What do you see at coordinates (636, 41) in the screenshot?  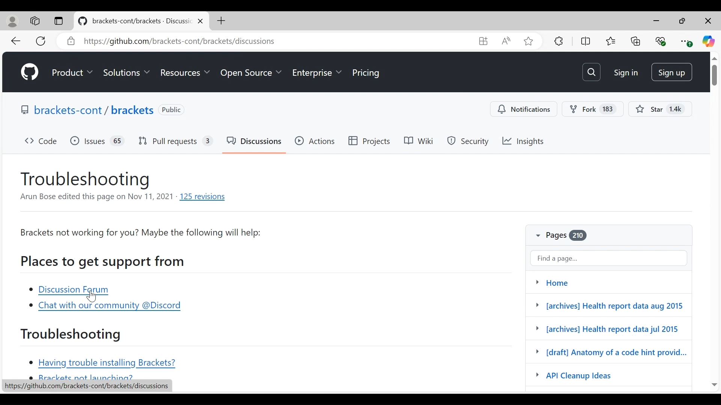 I see `Collections` at bounding box center [636, 41].